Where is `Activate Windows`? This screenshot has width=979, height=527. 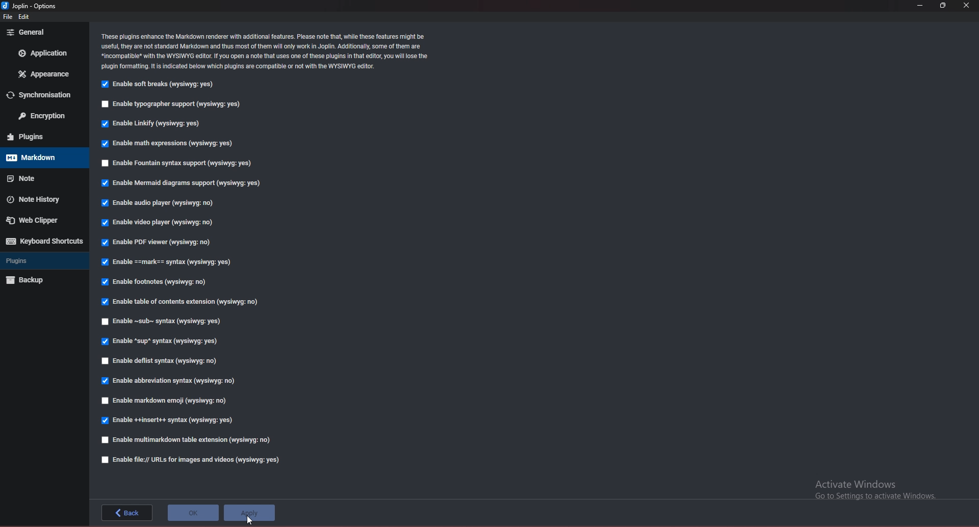
Activate Windows is located at coordinates (873, 491).